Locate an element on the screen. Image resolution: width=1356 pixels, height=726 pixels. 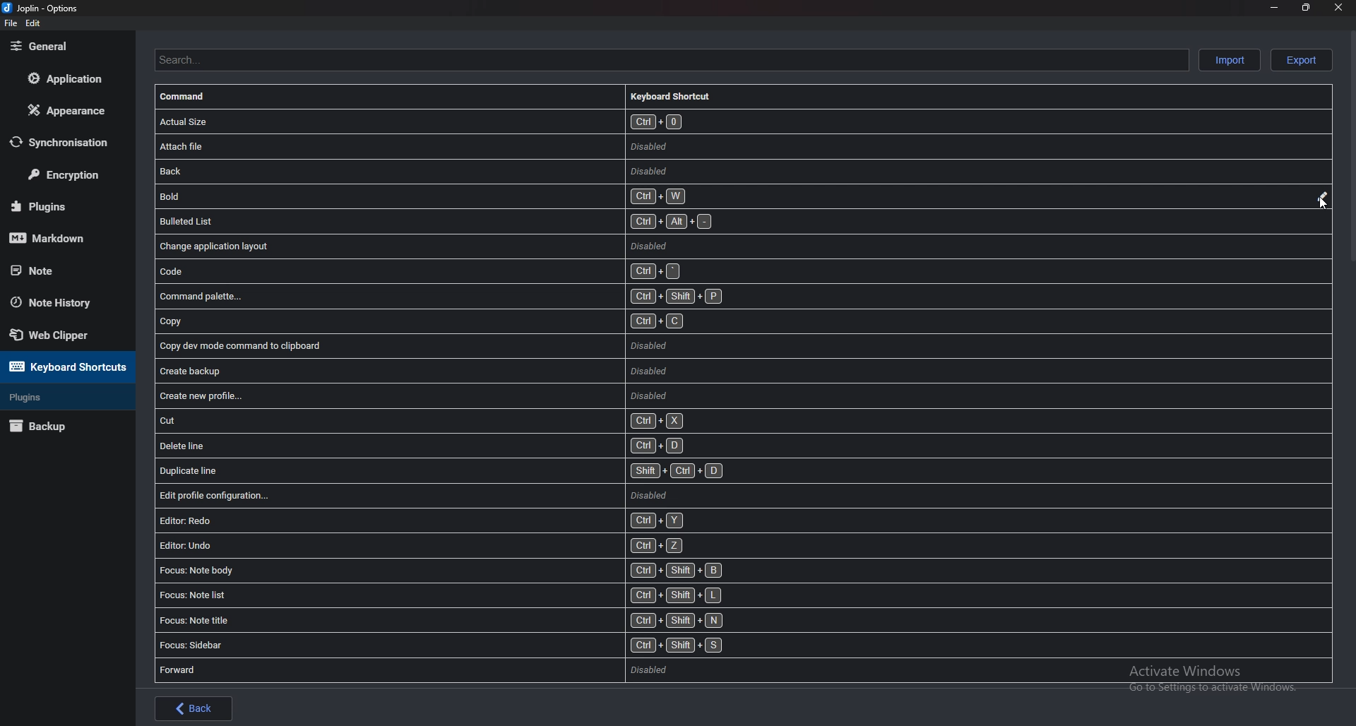
cut is located at coordinates (424, 421).